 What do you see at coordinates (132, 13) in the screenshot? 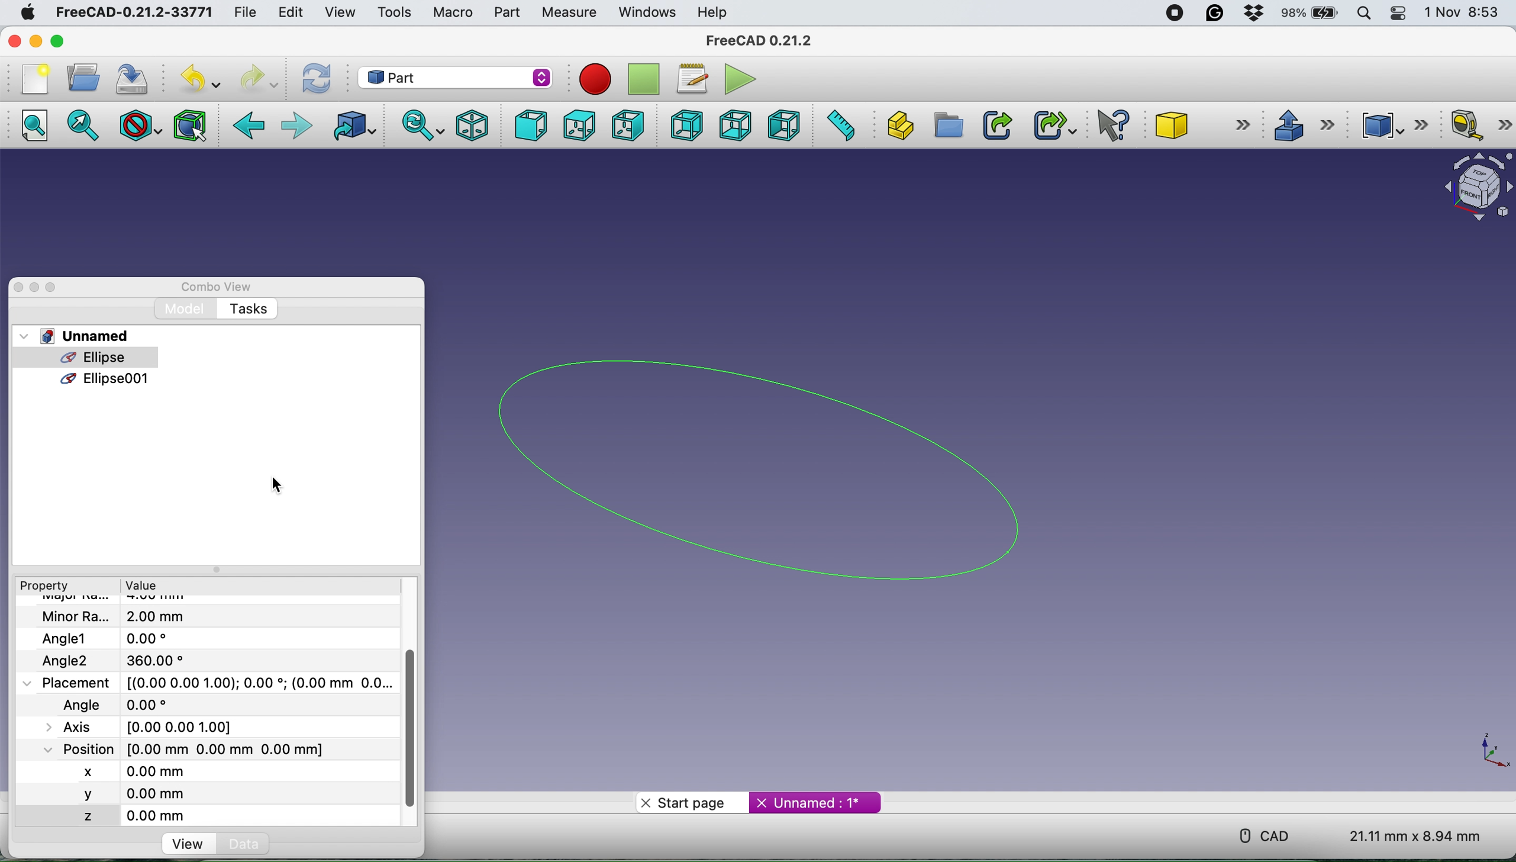
I see `freecad` at bounding box center [132, 13].